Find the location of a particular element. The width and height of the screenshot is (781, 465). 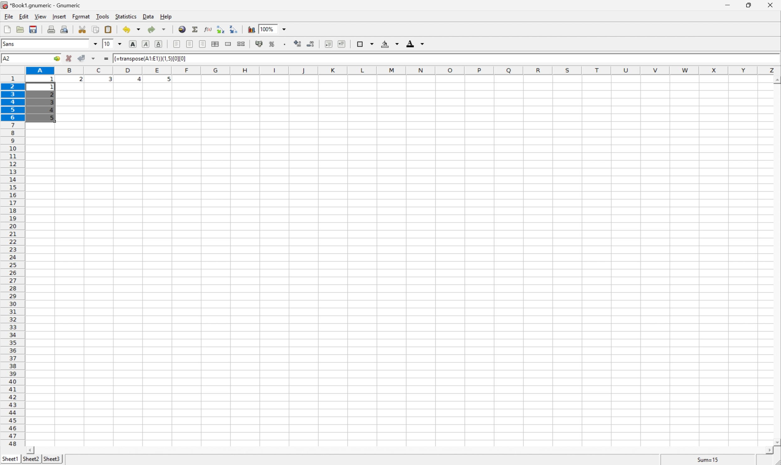

insert chart is located at coordinates (252, 29).